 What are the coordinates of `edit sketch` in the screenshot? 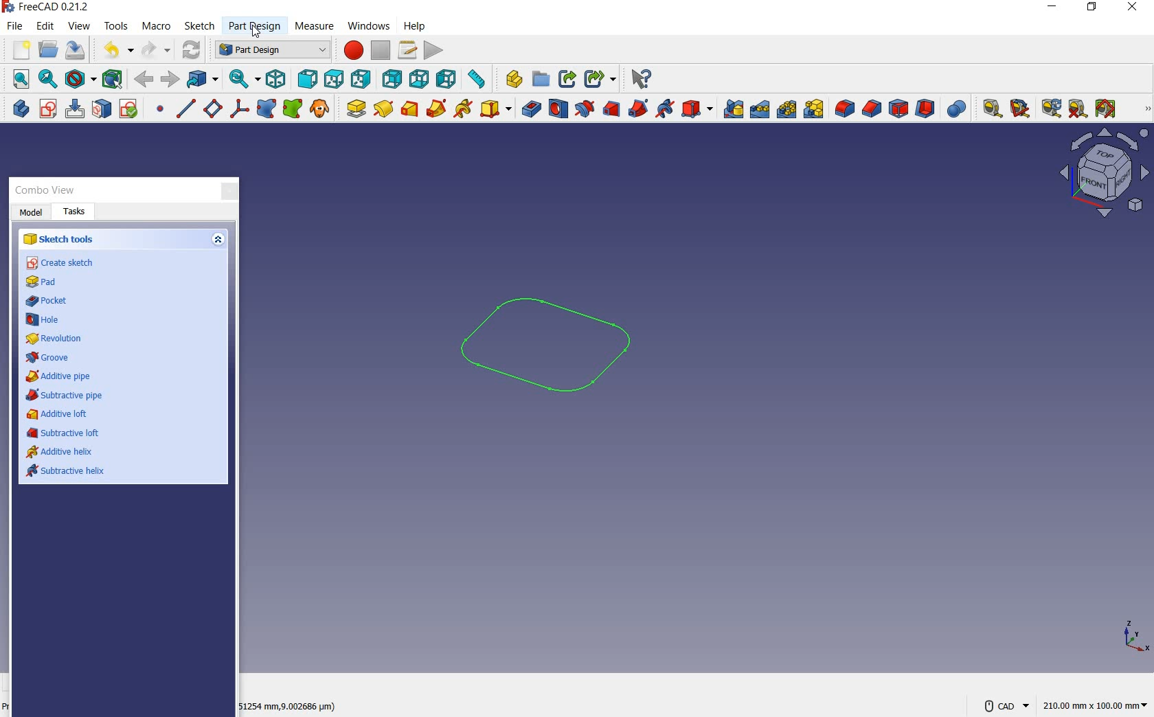 It's located at (76, 110).